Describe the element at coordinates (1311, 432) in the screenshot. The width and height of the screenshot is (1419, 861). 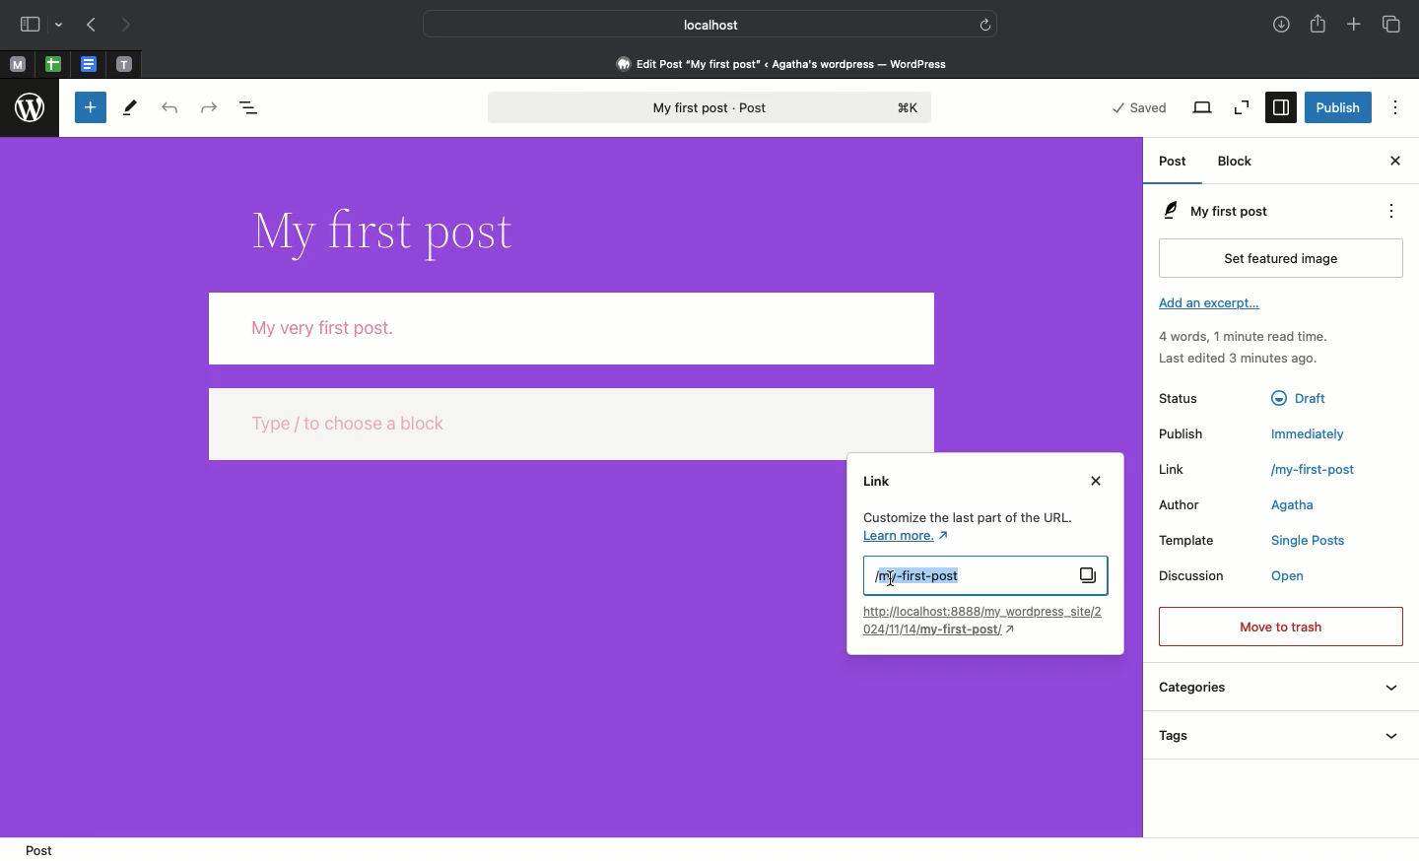
I see `Immediately` at that location.